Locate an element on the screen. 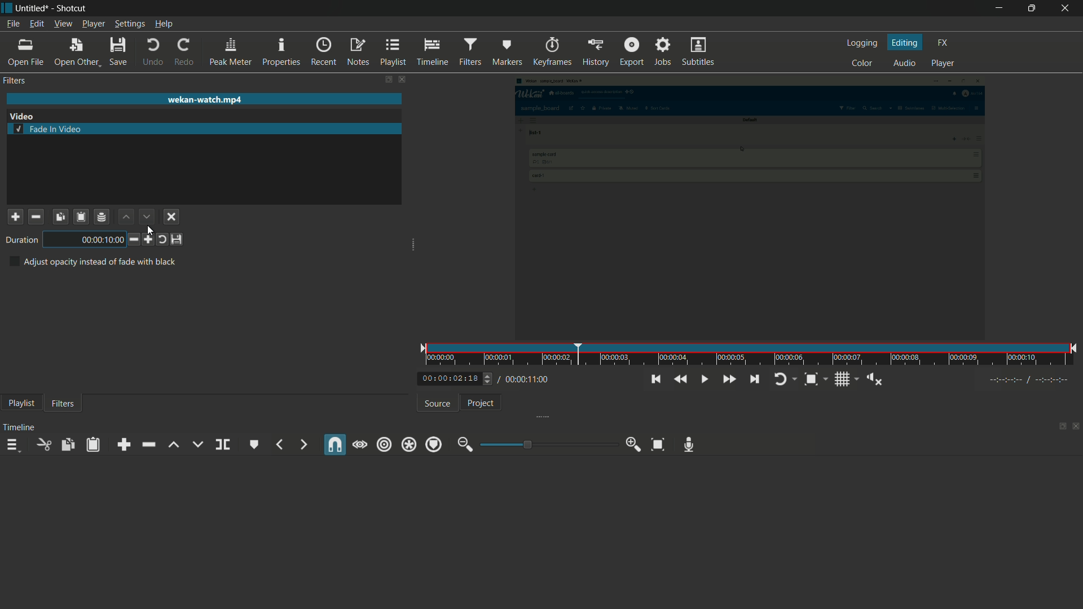 The image size is (1083, 609). app name is located at coordinates (69, 8).